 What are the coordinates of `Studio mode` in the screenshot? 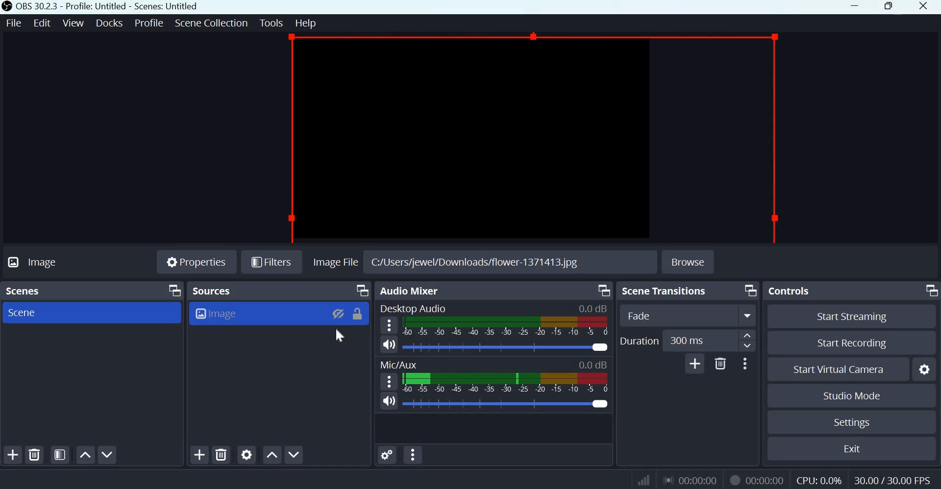 It's located at (853, 395).